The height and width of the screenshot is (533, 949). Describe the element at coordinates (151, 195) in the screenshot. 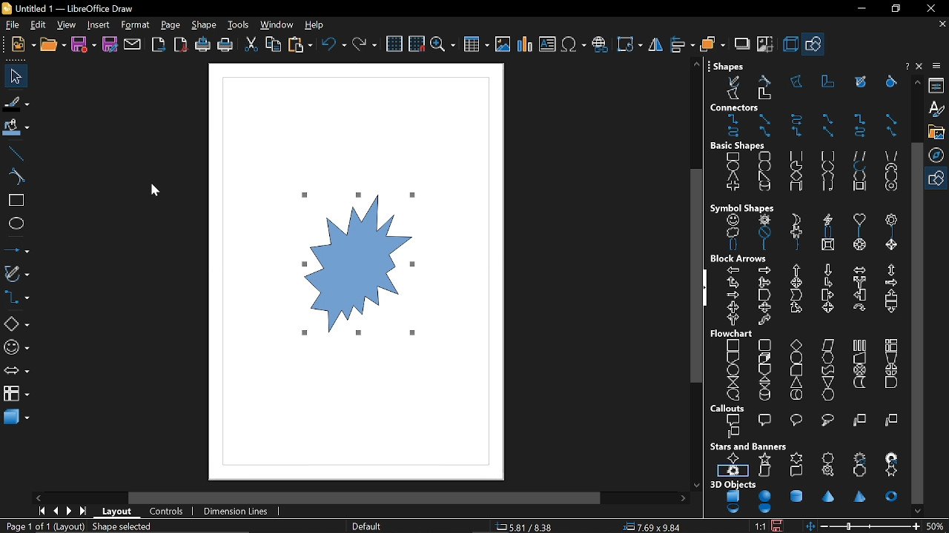

I see `Cursor` at that location.